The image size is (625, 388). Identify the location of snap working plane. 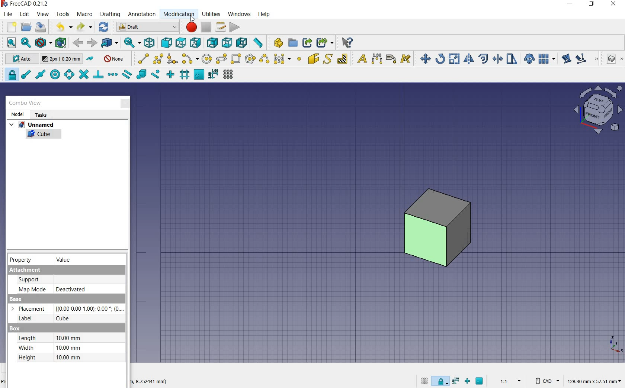
(199, 75).